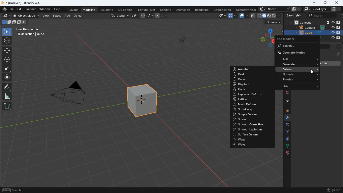 This screenshot has height=193, width=343. What do you see at coordinates (220, 16) in the screenshot?
I see `view` at bounding box center [220, 16].